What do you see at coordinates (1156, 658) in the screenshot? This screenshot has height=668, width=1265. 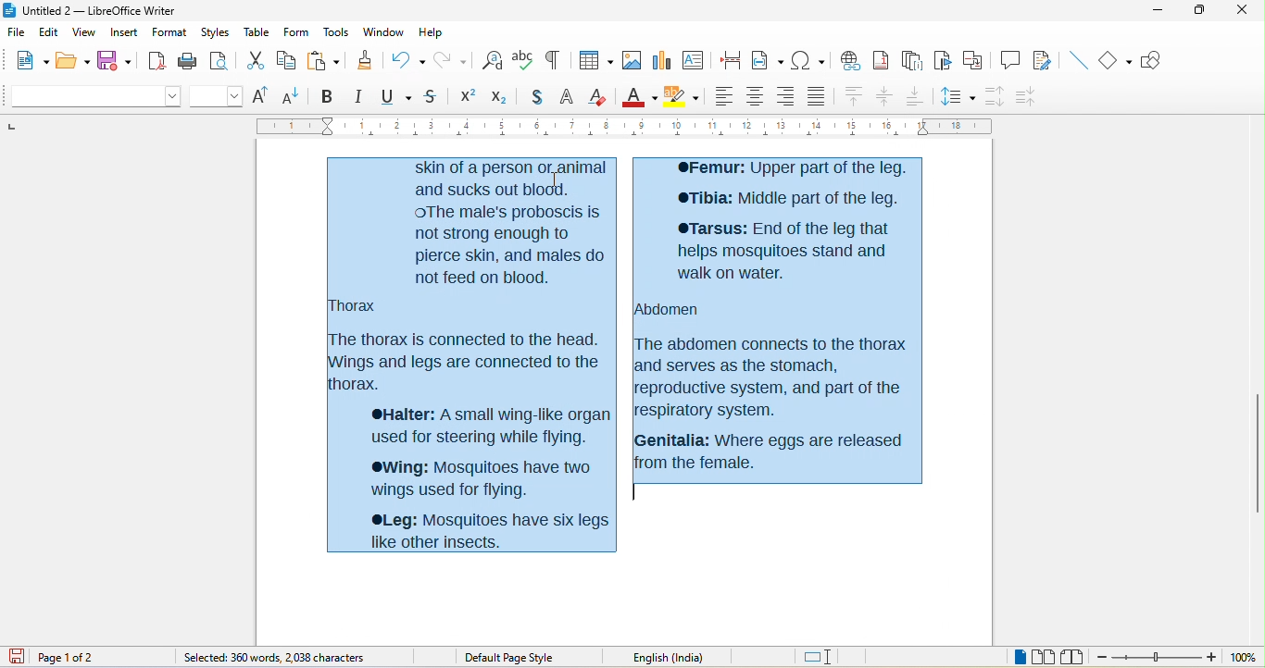 I see `zoom` at bounding box center [1156, 658].